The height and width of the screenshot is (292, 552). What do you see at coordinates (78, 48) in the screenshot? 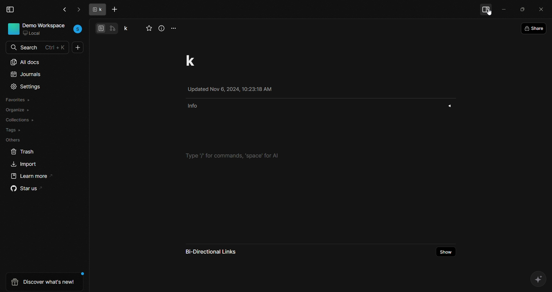
I see `new doc` at bounding box center [78, 48].